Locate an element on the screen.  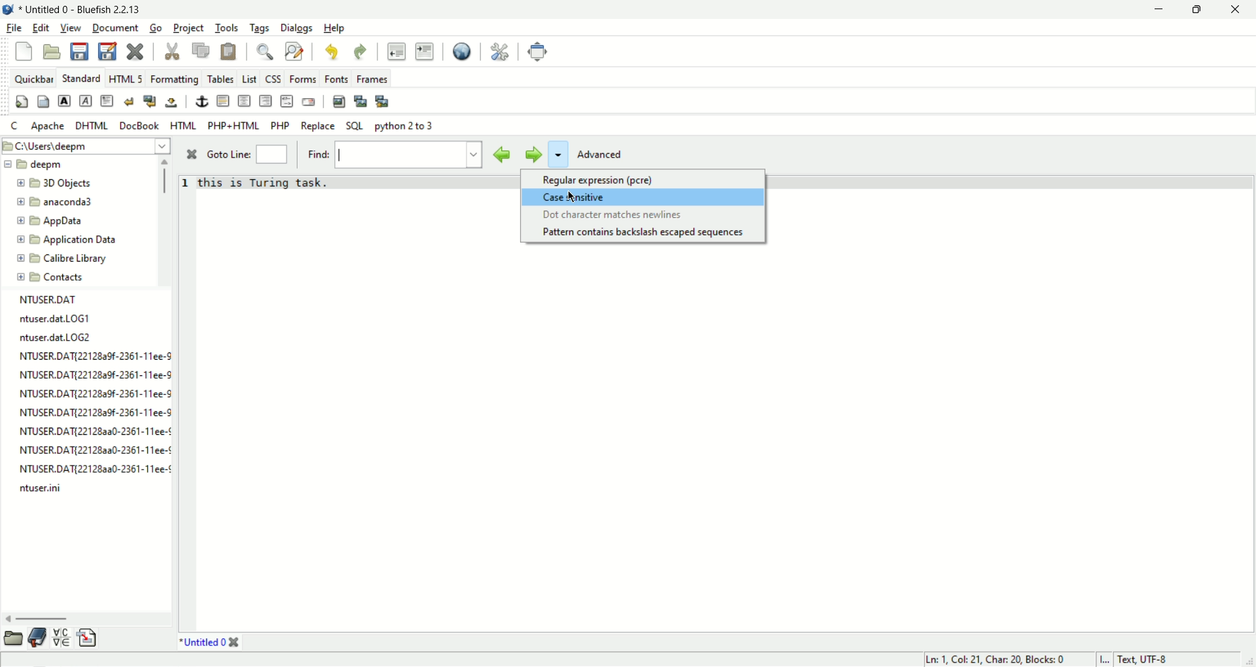
Find option is located at coordinates (558, 154).